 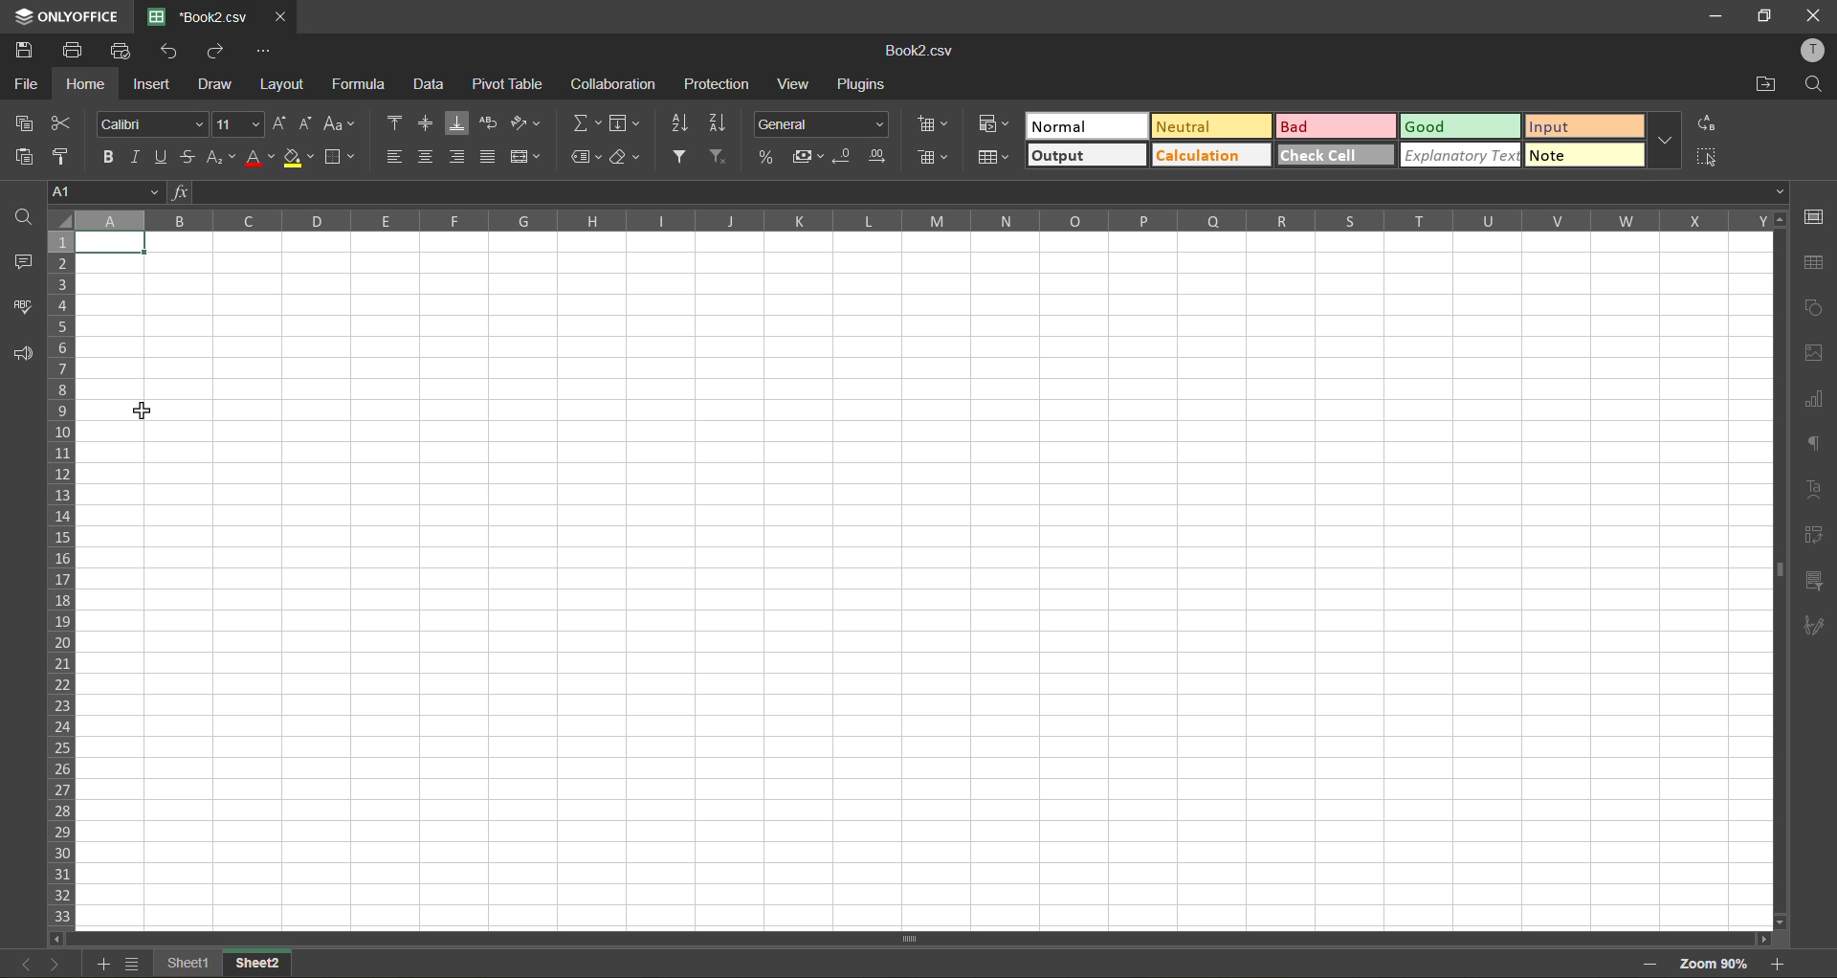 What do you see at coordinates (1761, 938) in the screenshot?
I see `move right` at bounding box center [1761, 938].